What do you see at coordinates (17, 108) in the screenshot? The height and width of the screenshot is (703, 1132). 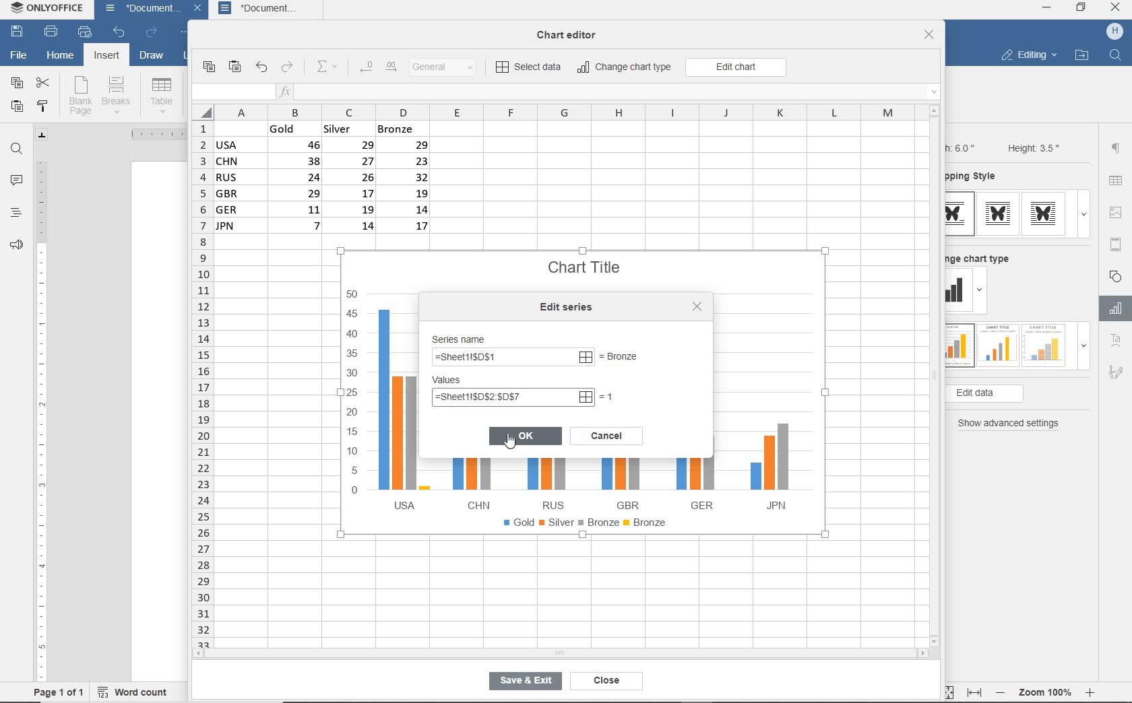 I see `paste` at bounding box center [17, 108].